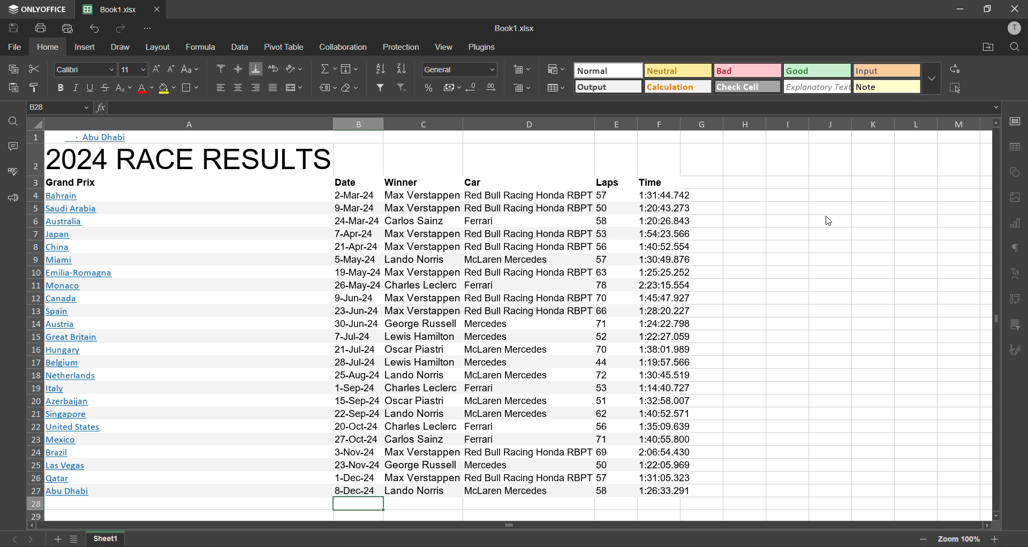 Image resolution: width=1028 pixels, height=547 pixels. Describe the element at coordinates (103, 109) in the screenshot. I see `function input` at that location.